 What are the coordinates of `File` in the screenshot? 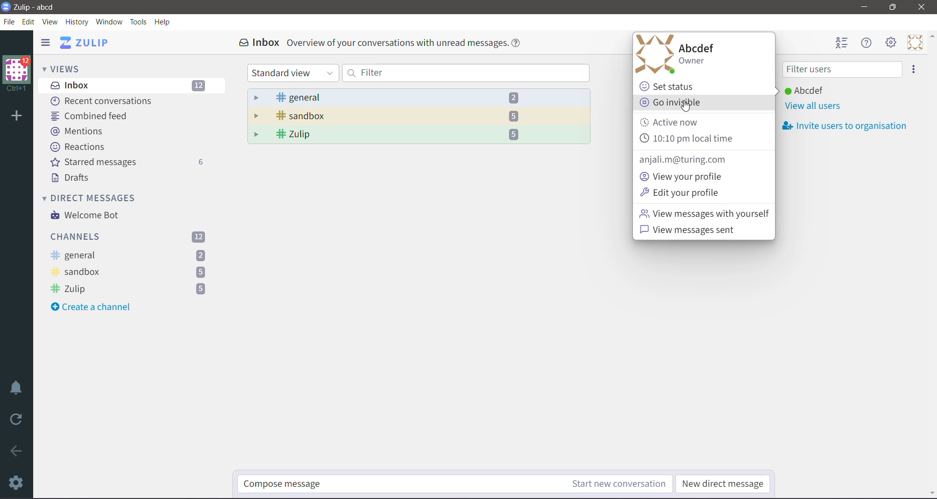 It's located at (10, 21).